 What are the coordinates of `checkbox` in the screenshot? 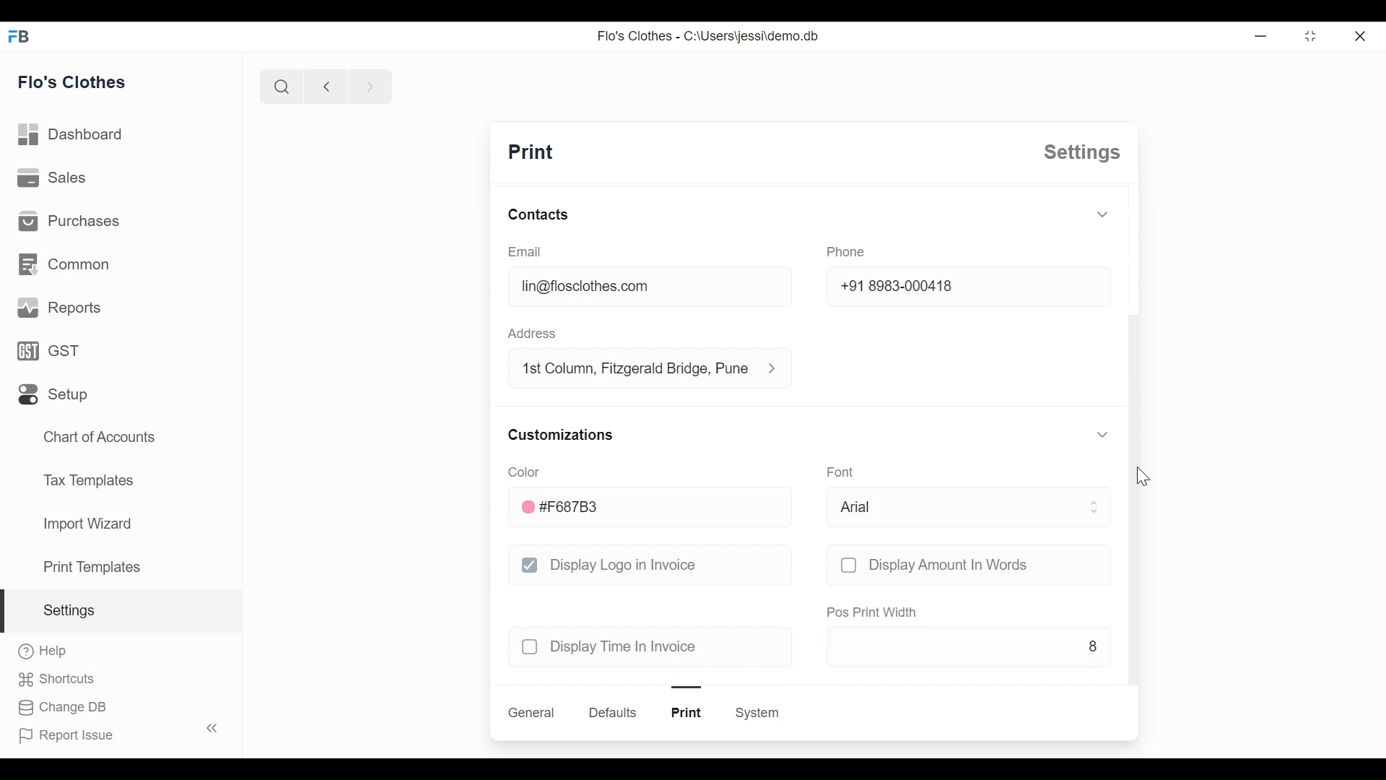 It's located at (531, 565).